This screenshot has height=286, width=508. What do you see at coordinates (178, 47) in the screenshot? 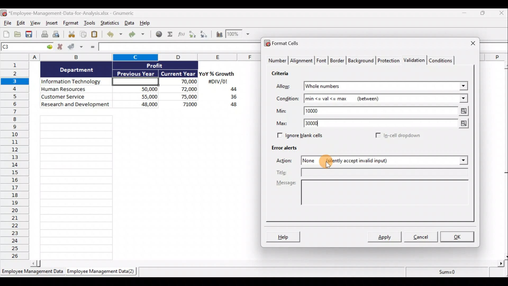
I see `Formula bar` at bounding box center [178, 47].